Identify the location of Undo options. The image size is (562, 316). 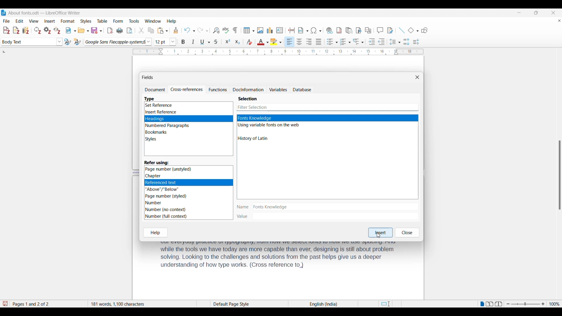
(189, 30).